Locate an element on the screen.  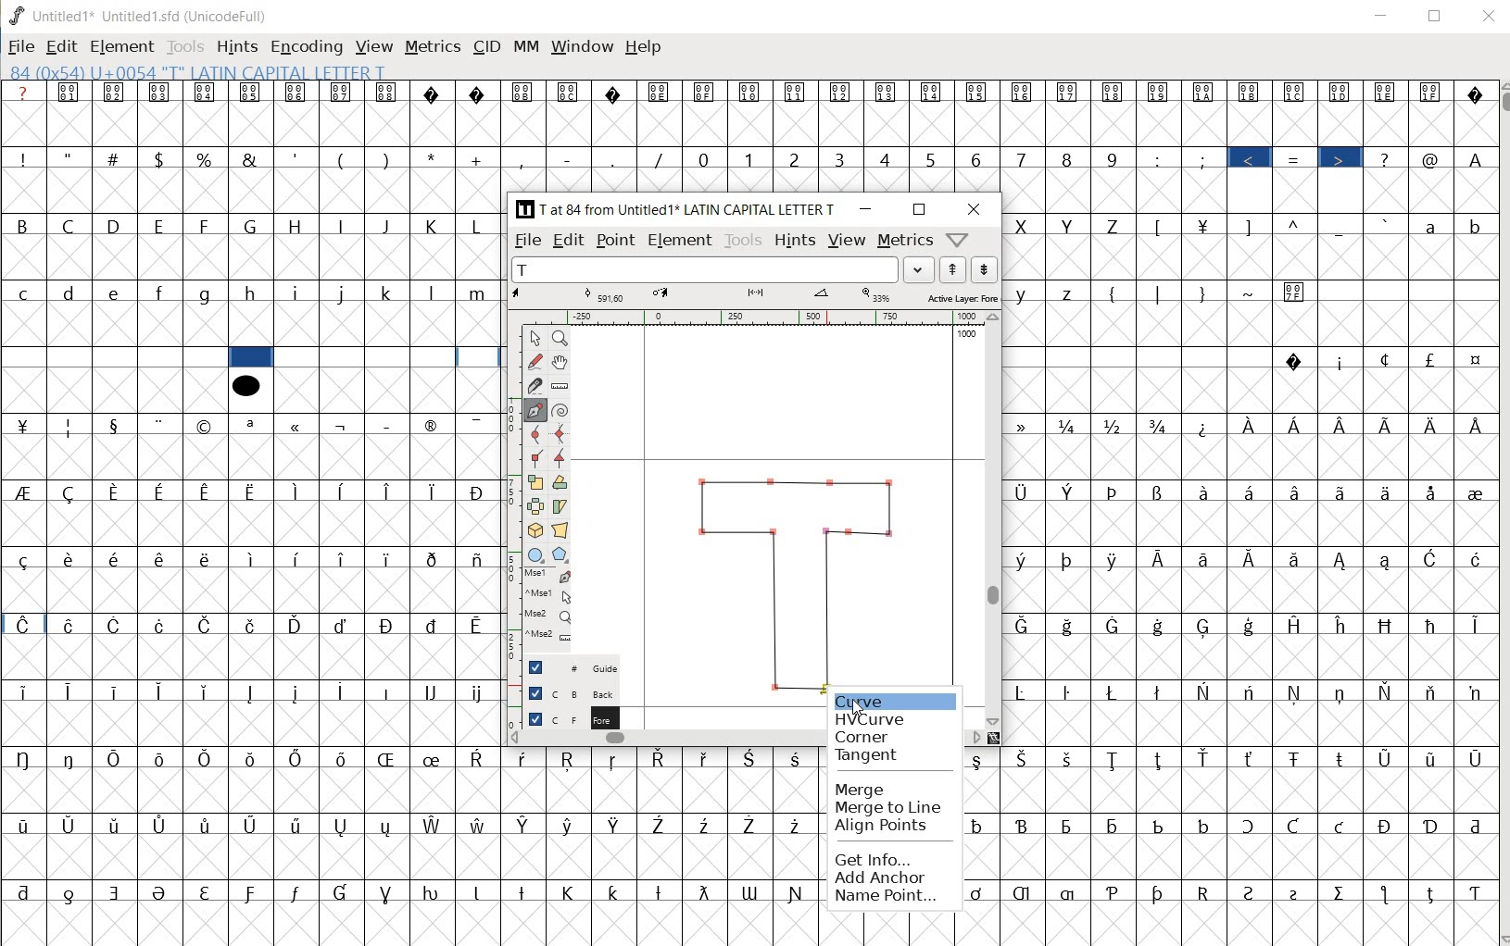
Symbol is located at coordinates (660, 93).